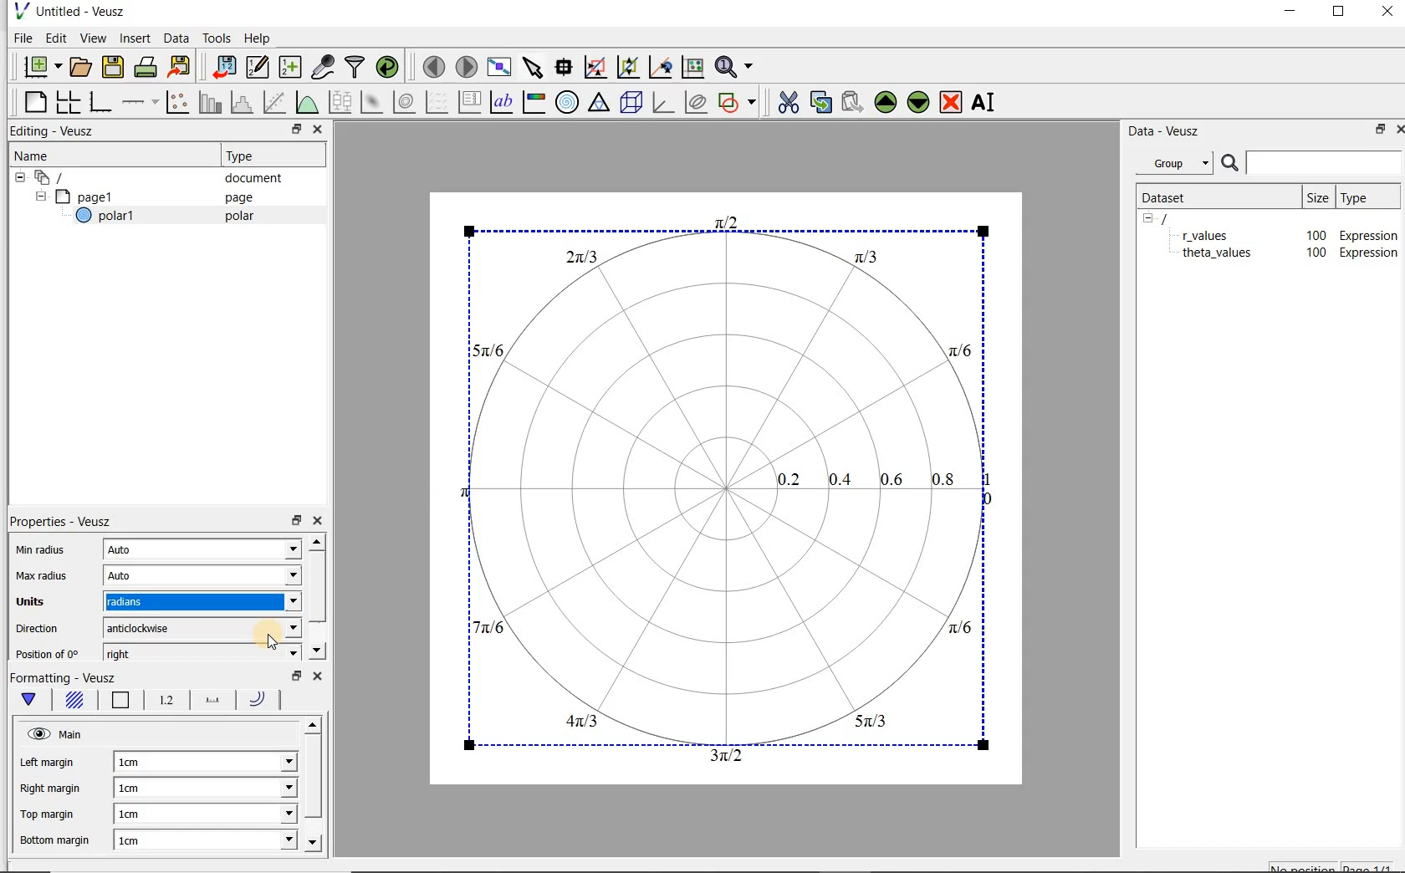 This screenshot has width=1405, height=873. Describe the element at coordinates (141, 102) in the screenshot. I see `add an axis to a plot` at that location.